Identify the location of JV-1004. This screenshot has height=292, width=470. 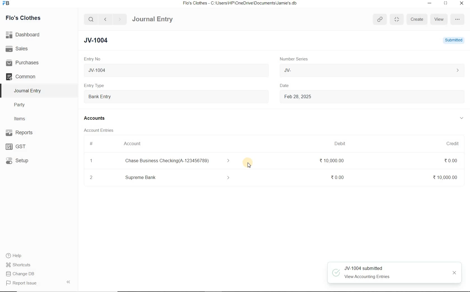
(176, 70).